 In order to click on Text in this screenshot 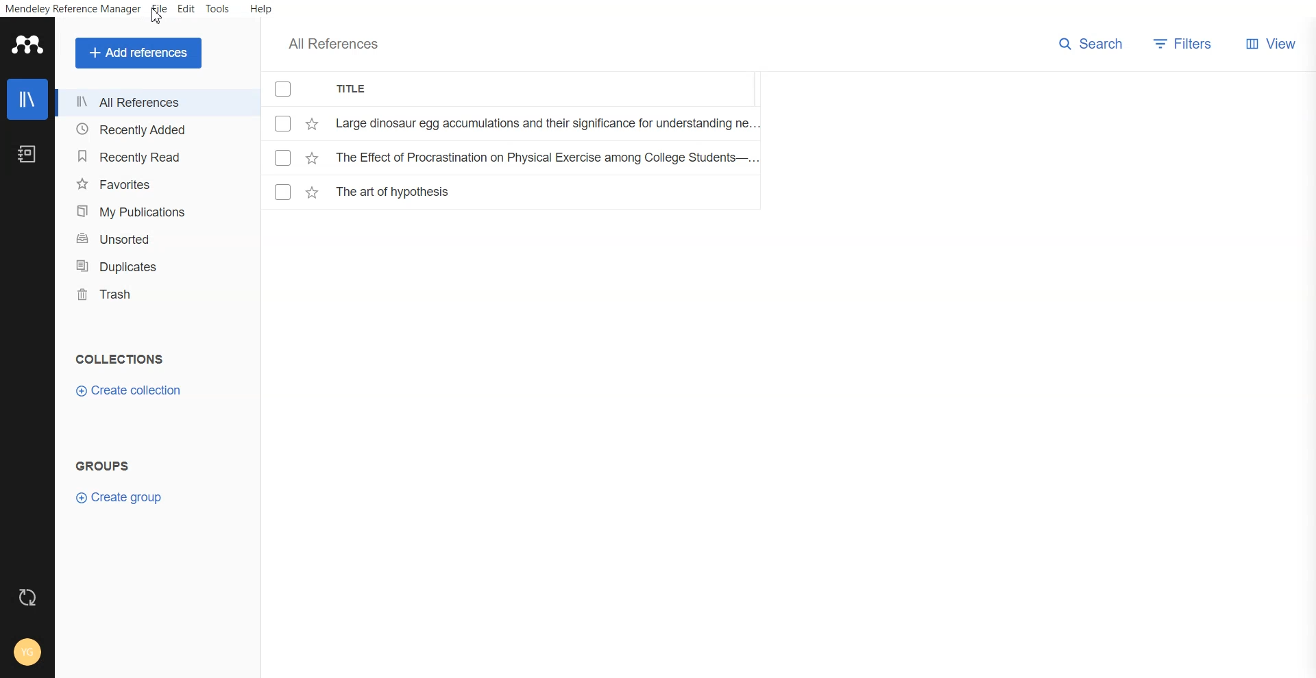, I will do `click(119, 360)`.